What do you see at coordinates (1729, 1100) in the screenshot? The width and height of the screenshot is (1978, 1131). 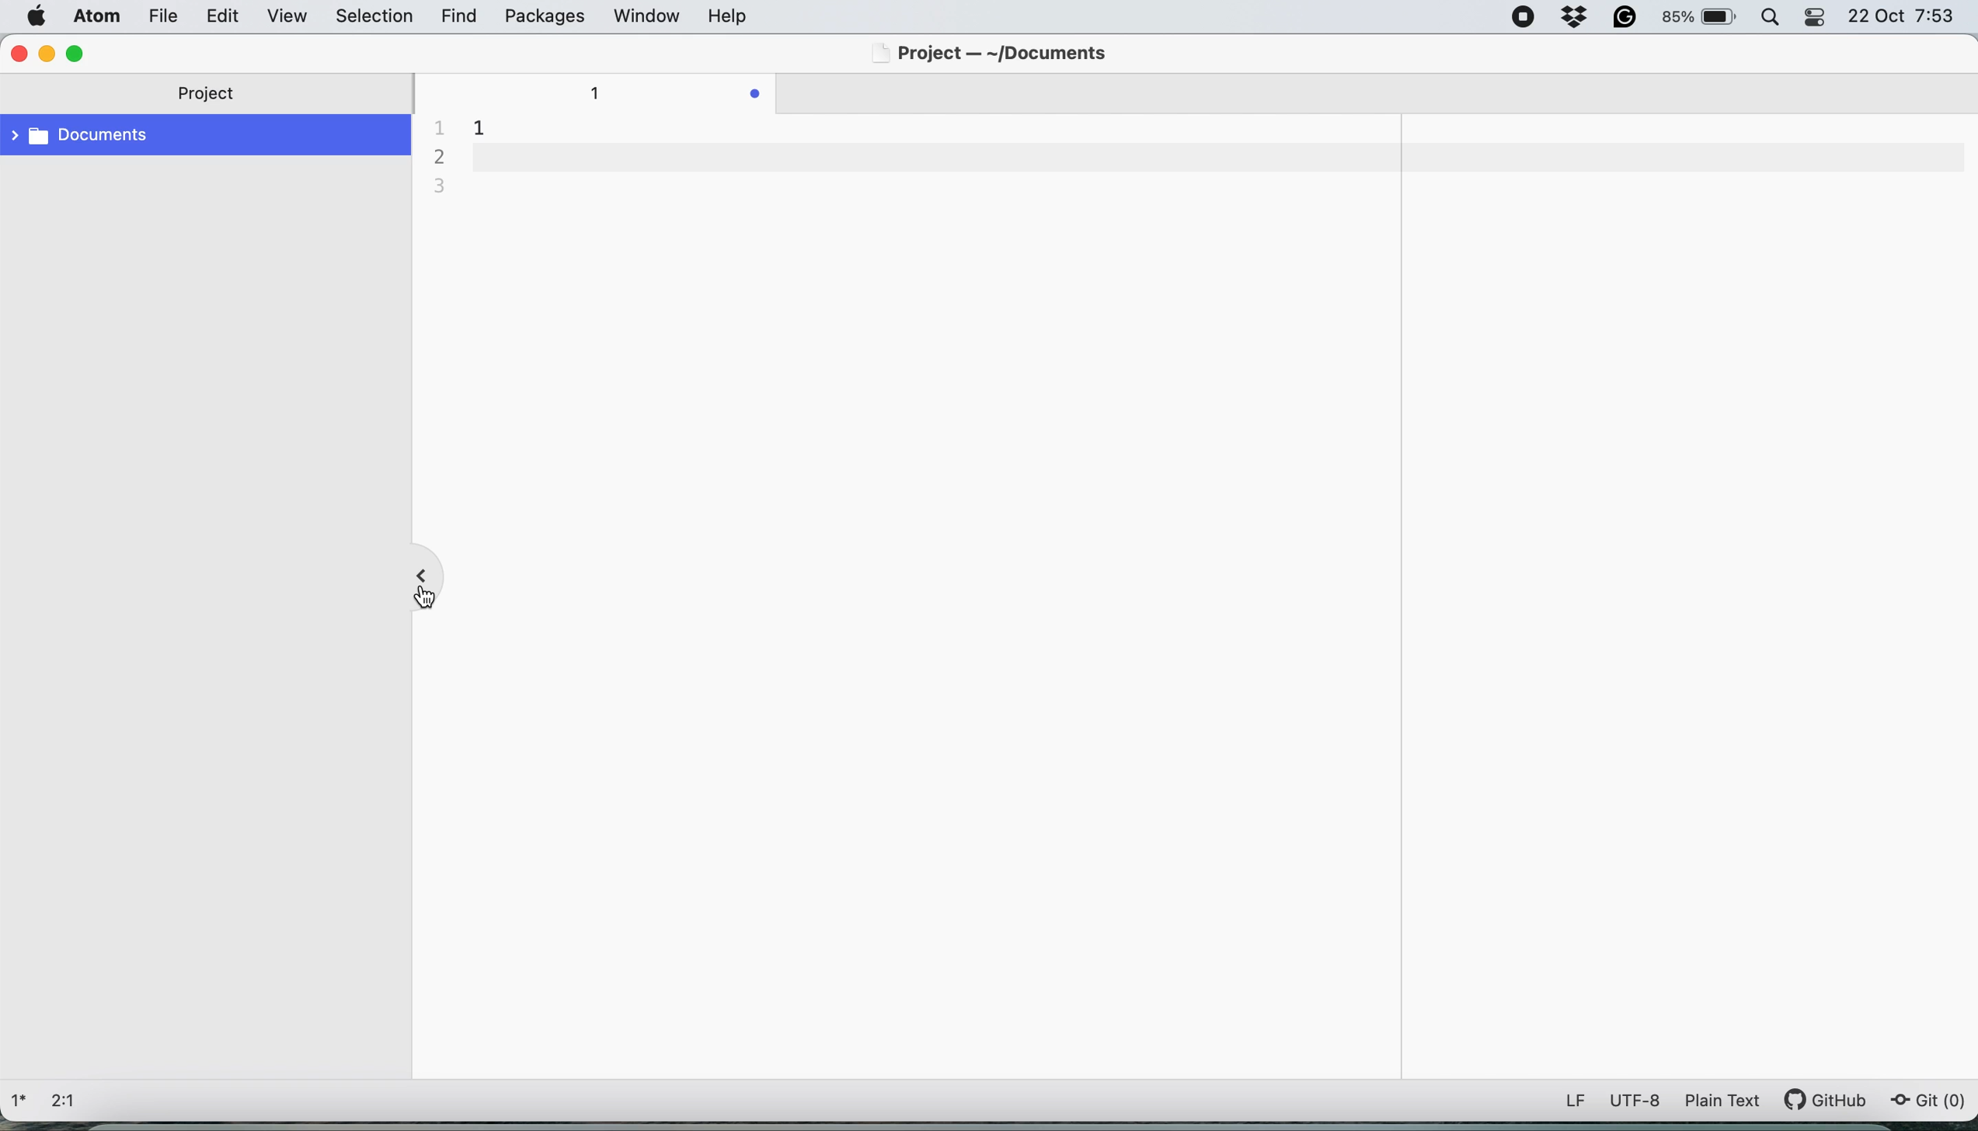 I see `plain text` at bounding box center [1729, 1100].